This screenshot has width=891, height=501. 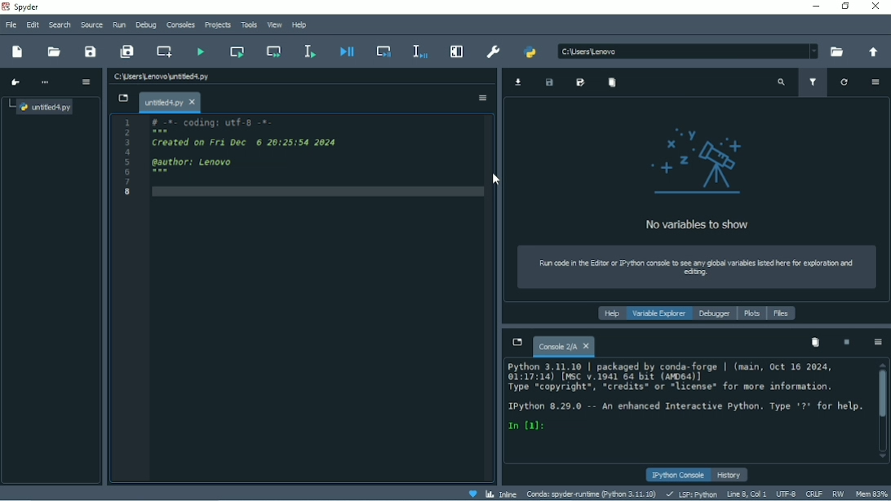 I want to click on Cursor, so click(x=495, y=180).